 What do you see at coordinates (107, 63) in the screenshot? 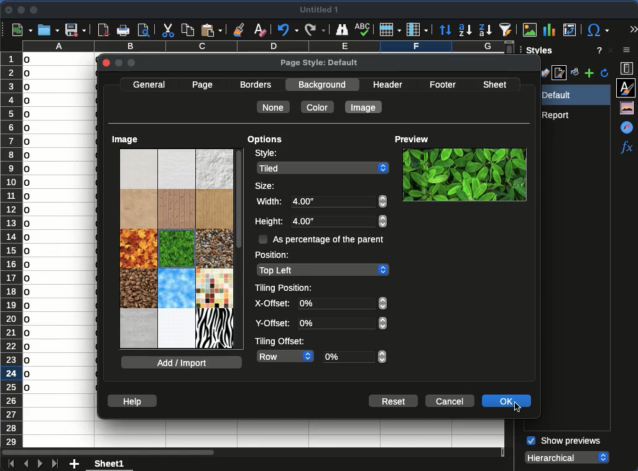
I see `close` at bounding box center [107, 63].